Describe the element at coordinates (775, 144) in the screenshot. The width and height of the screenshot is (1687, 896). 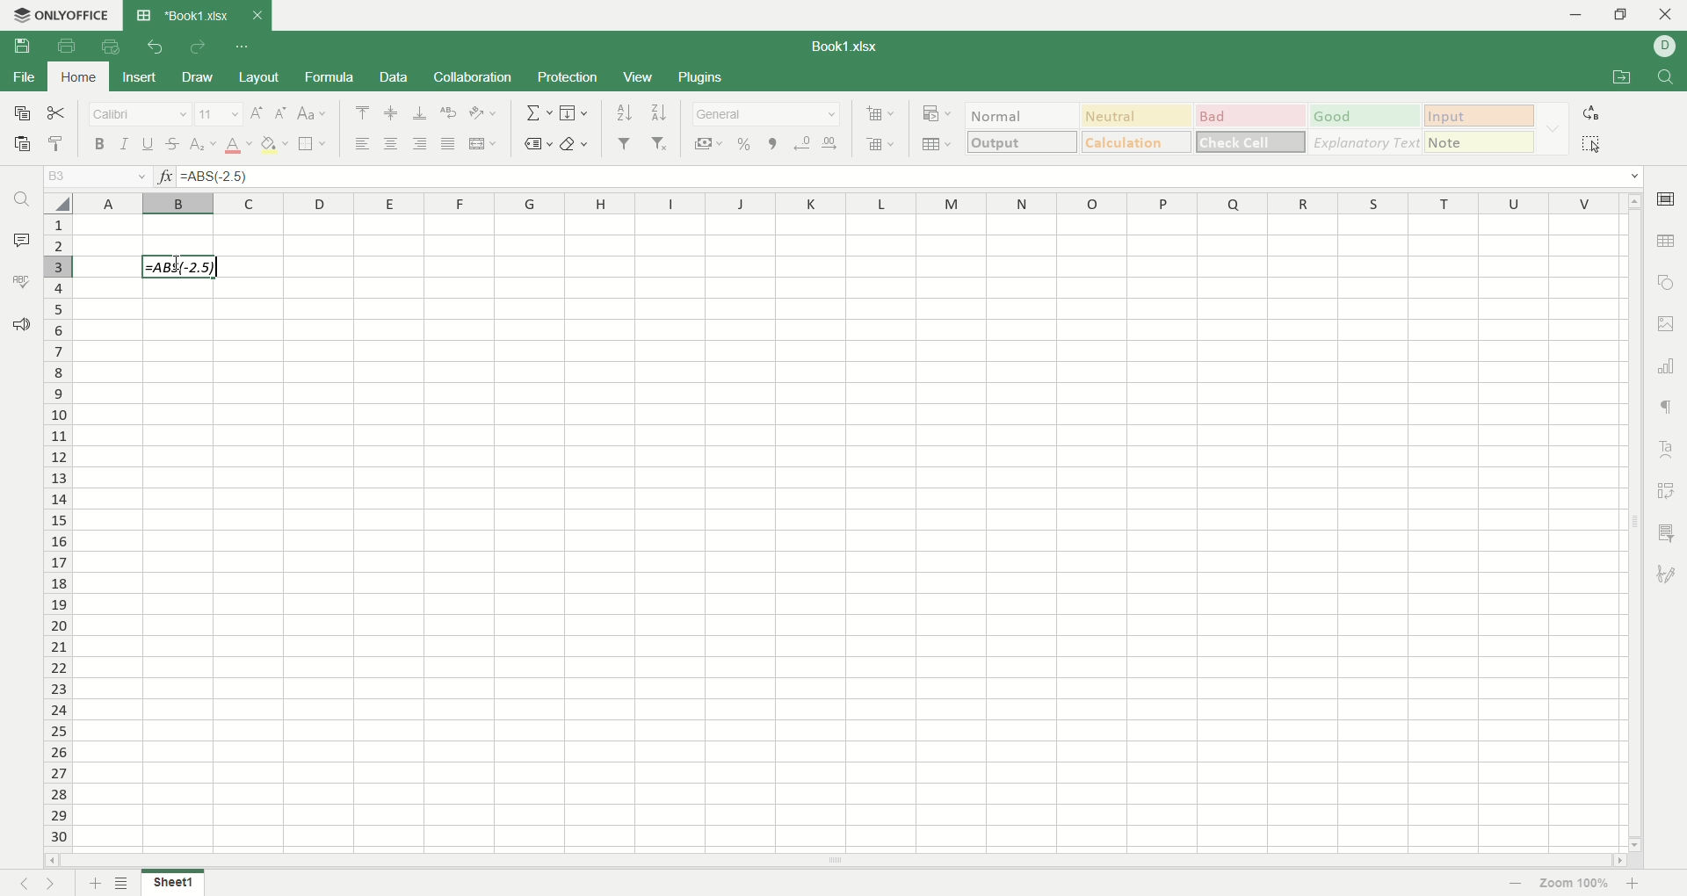
I see `comma style` at that location.